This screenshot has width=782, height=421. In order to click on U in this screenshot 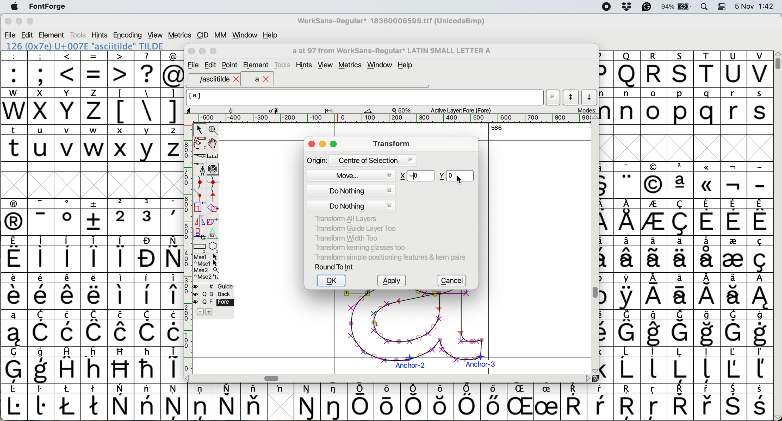, I will do `click(733, 69)`.